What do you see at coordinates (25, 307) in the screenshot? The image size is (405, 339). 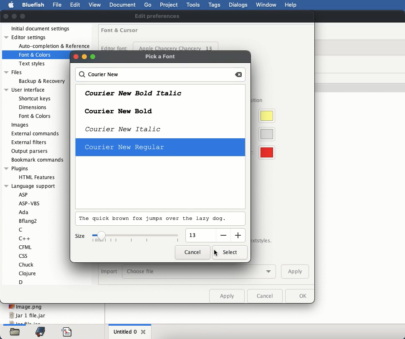 I see `image` at bounding box center [25, 307].